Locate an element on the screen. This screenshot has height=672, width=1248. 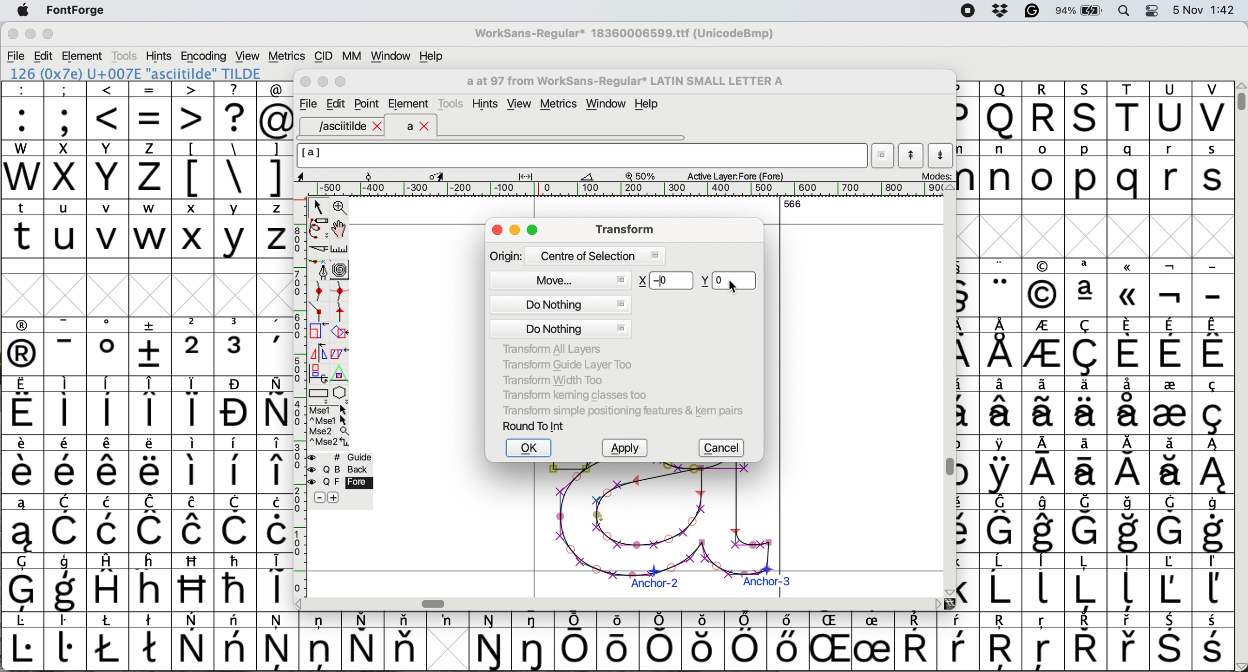
screen recorder is located at coordinates (967, 12).